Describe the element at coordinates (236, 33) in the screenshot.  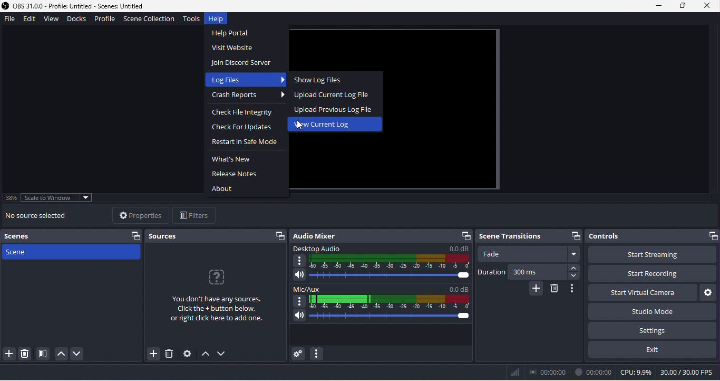
I see `help portal` at that location.